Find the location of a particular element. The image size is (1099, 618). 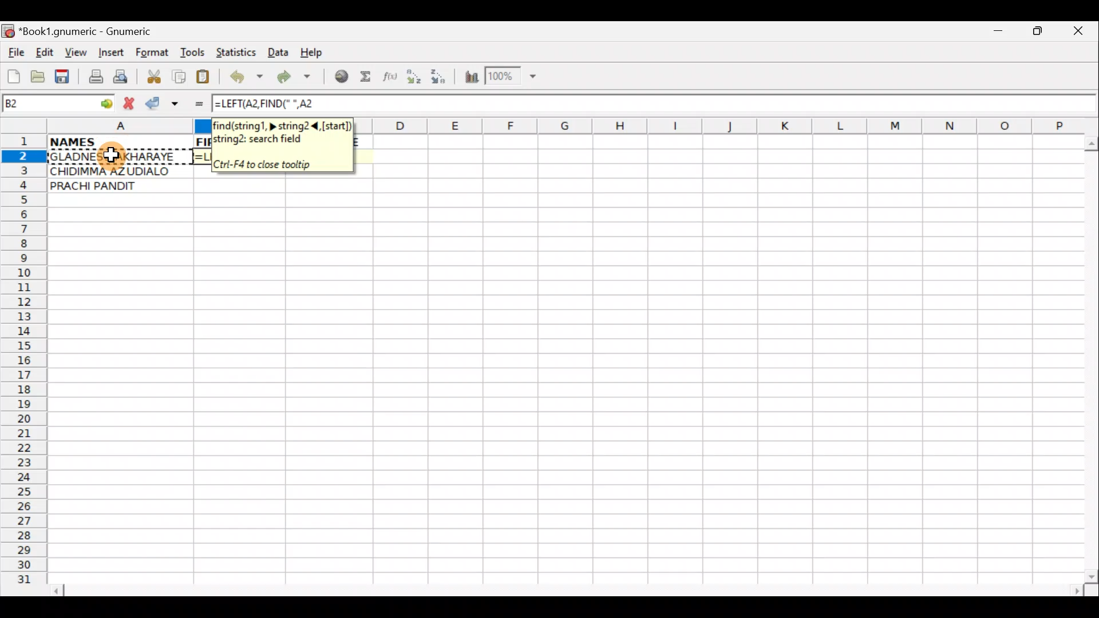

find(string1,>, string2<(start)string2: search field. Ctri-F4 to close tooltip. is located at coordinates (282, 146).